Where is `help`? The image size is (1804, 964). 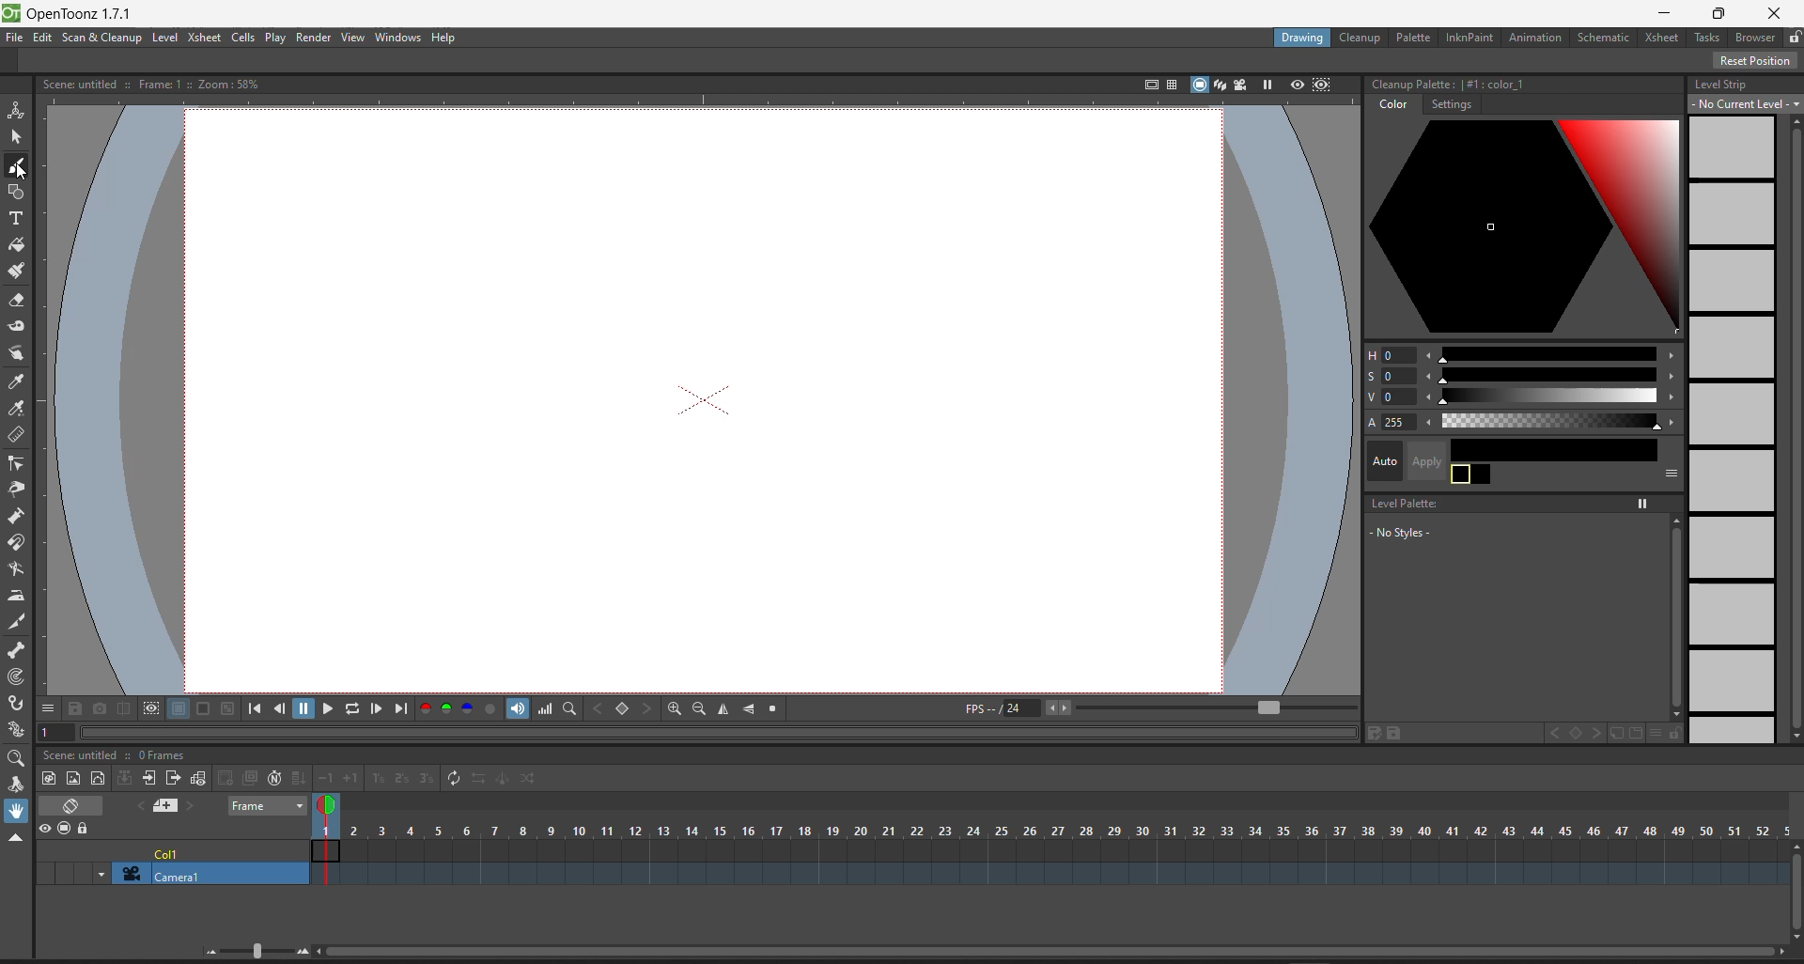
help is located at coordinates (447, 38).